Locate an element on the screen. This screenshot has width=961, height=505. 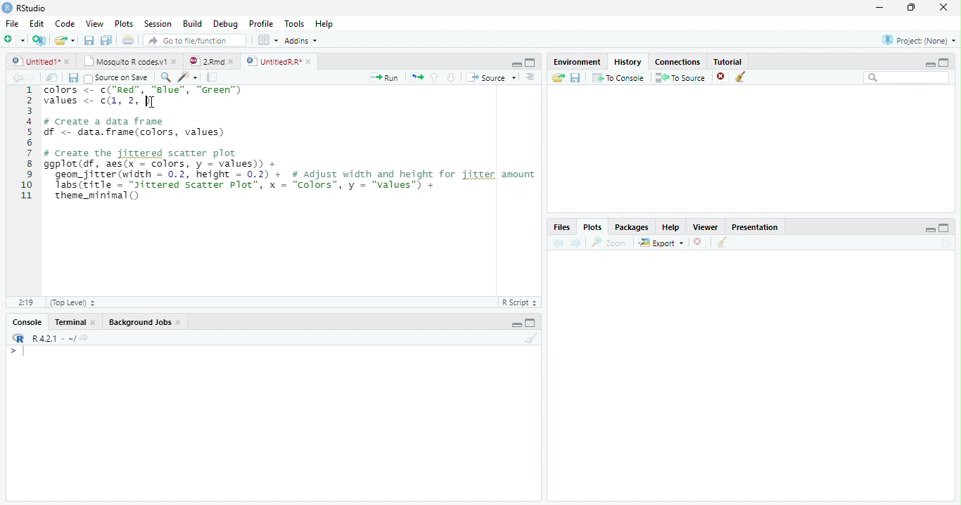
close is located at coordinates (179, 322).